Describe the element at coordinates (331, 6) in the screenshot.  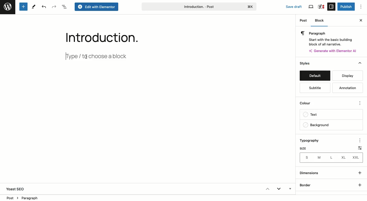
I see `Sidebar` at that location.